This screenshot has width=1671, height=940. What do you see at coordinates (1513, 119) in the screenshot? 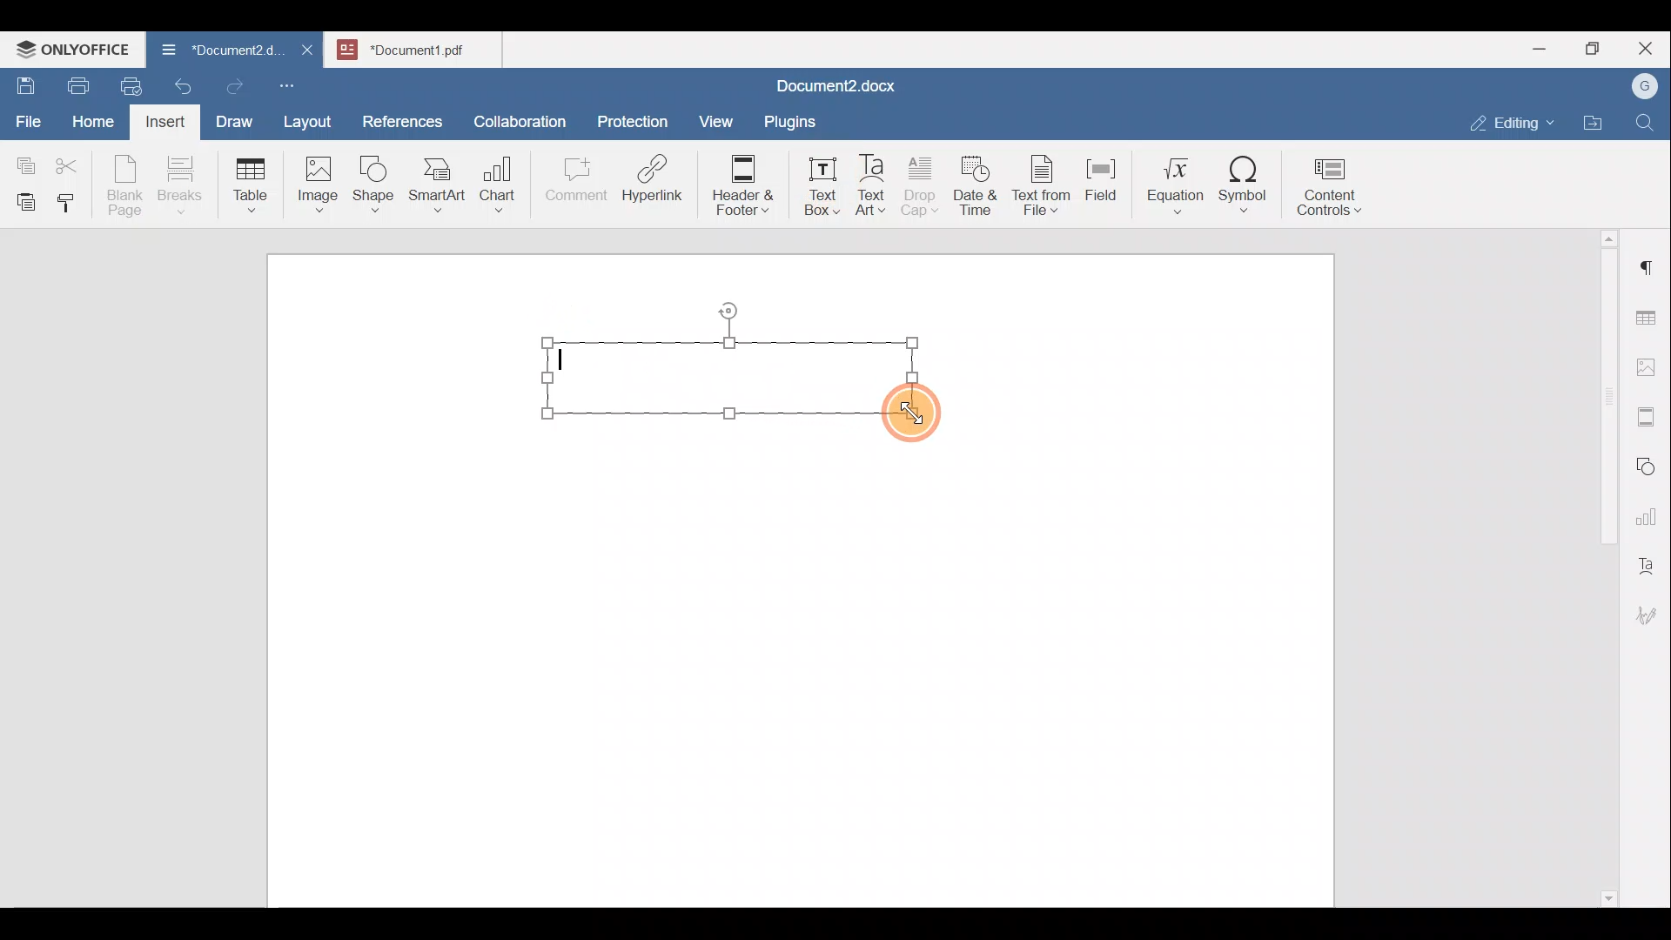
I see `Editing mode` at bounding box center [1513, 119].